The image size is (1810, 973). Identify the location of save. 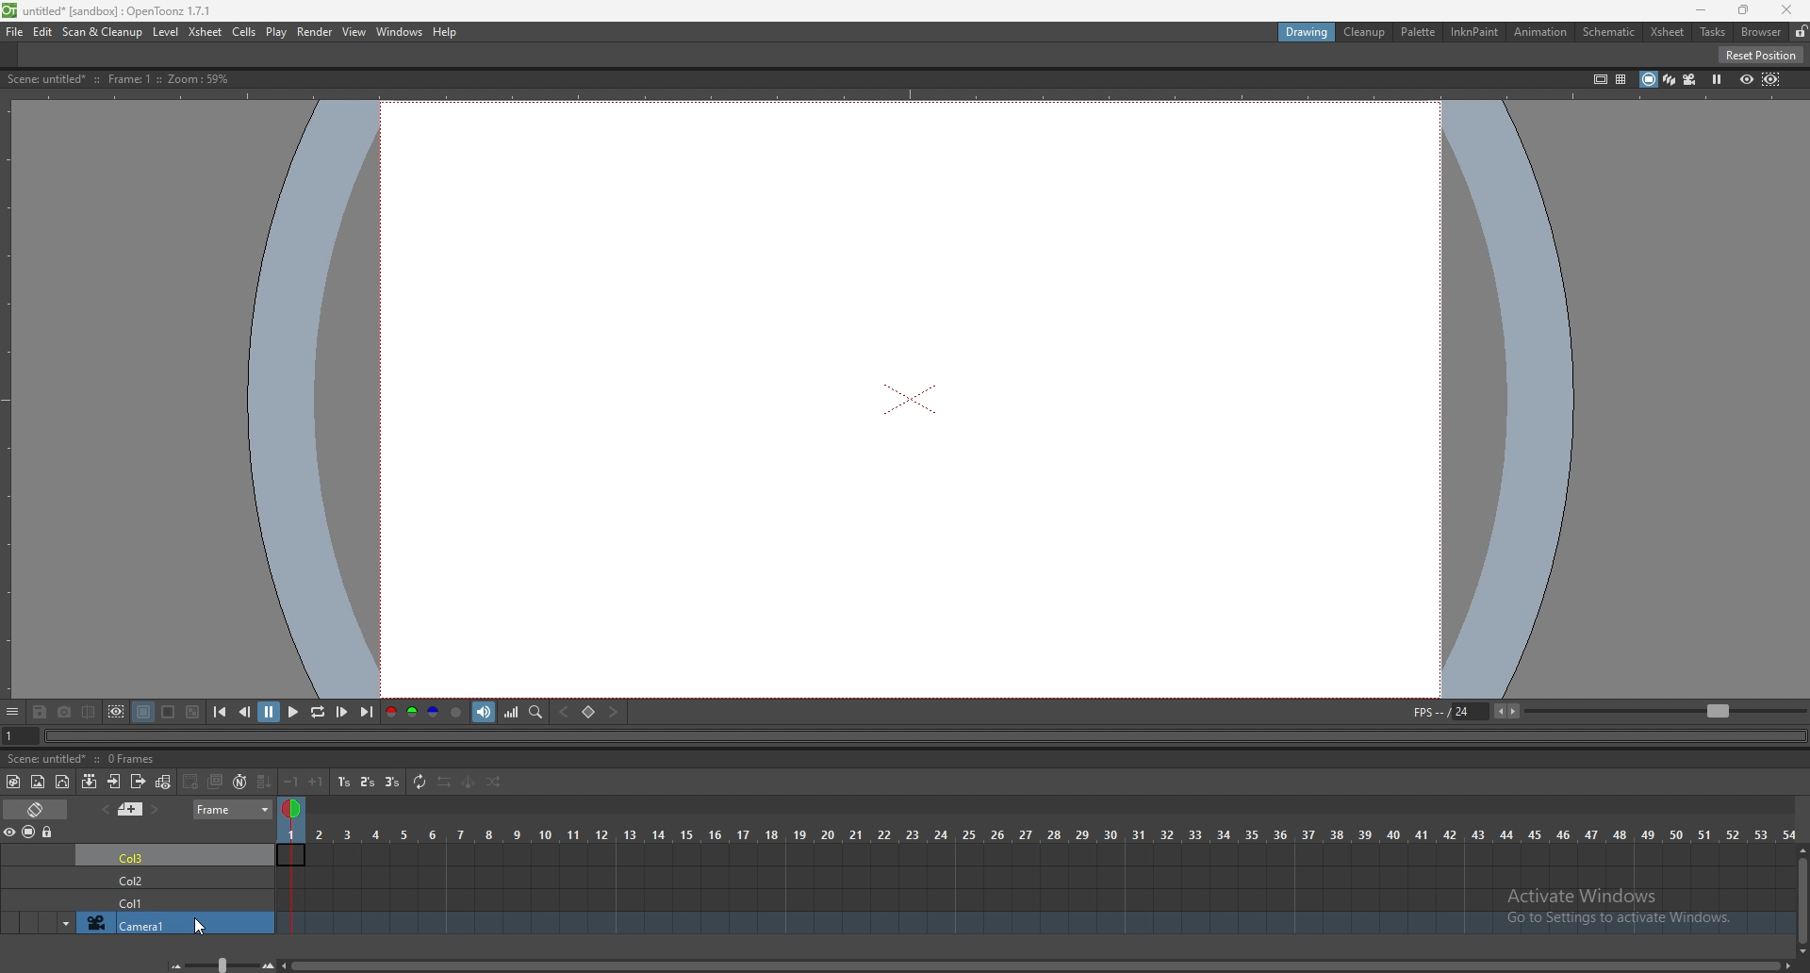
(41, 711).